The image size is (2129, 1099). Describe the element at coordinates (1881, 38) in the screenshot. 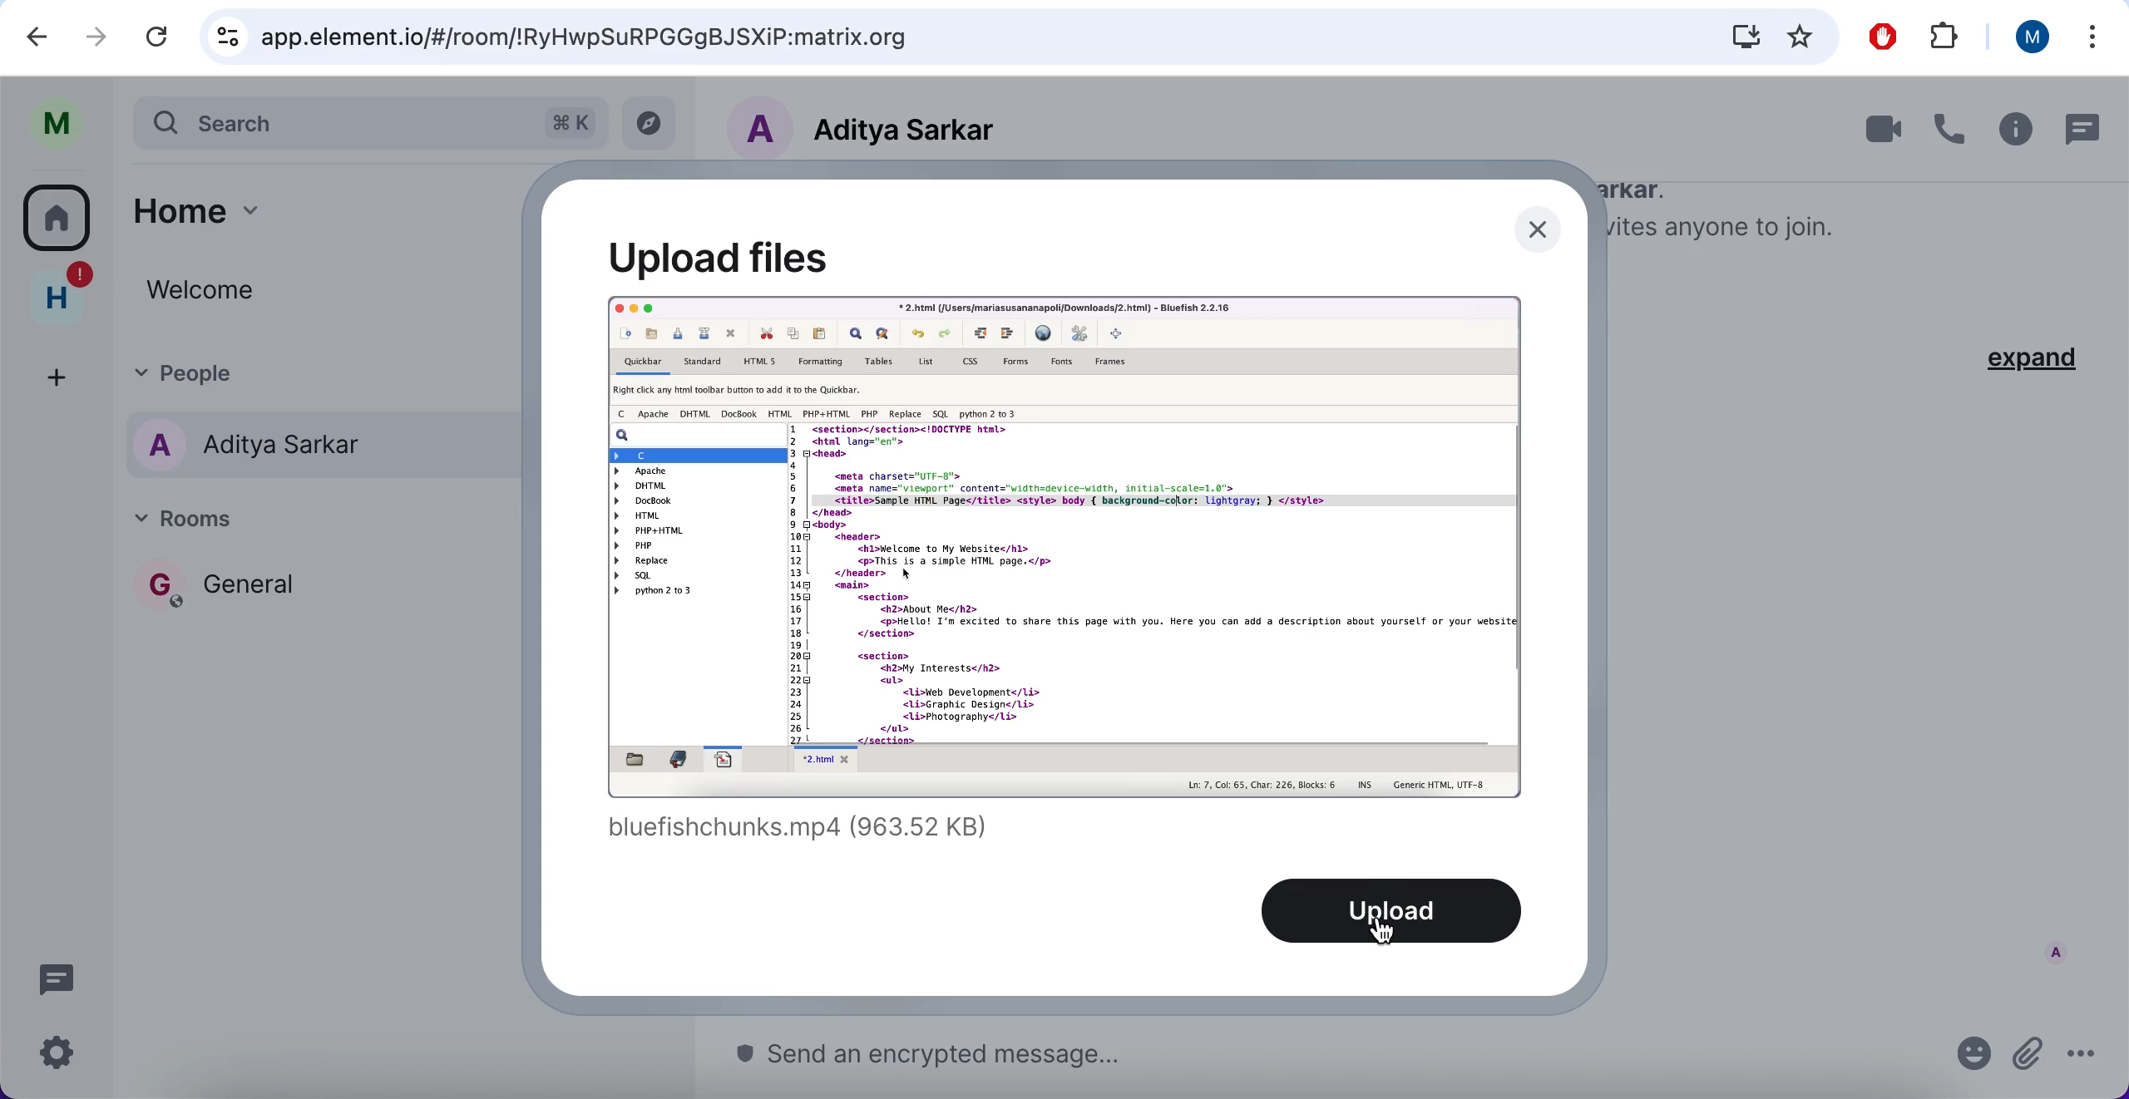

I see `ad block` at that location.